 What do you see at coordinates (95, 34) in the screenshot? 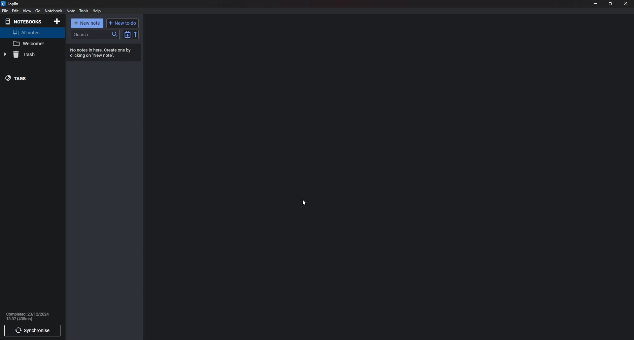
I see `search` at bounding box center [95, 34].